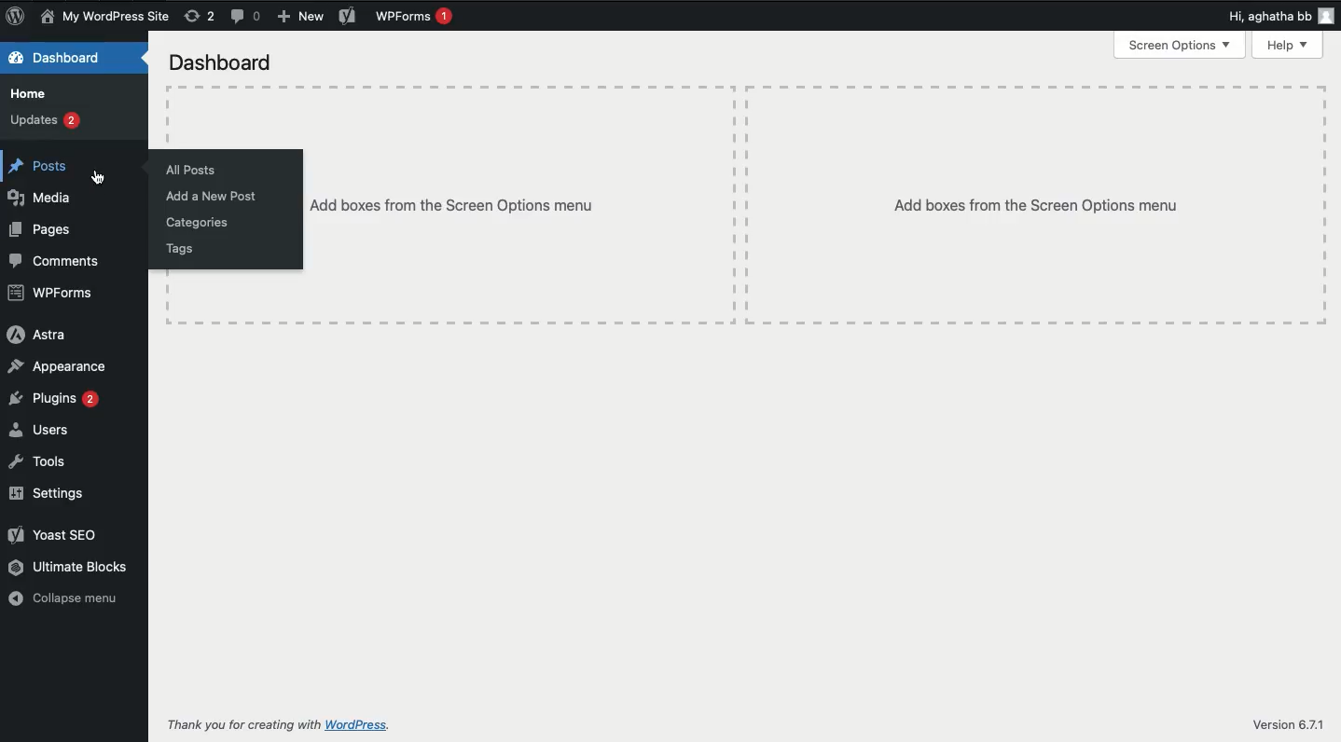 Image resolution: width=1341 pixels, height=742 pixels. Describe the element at coordinates (40, 430) in the screenshot. I see `Users` at that location.